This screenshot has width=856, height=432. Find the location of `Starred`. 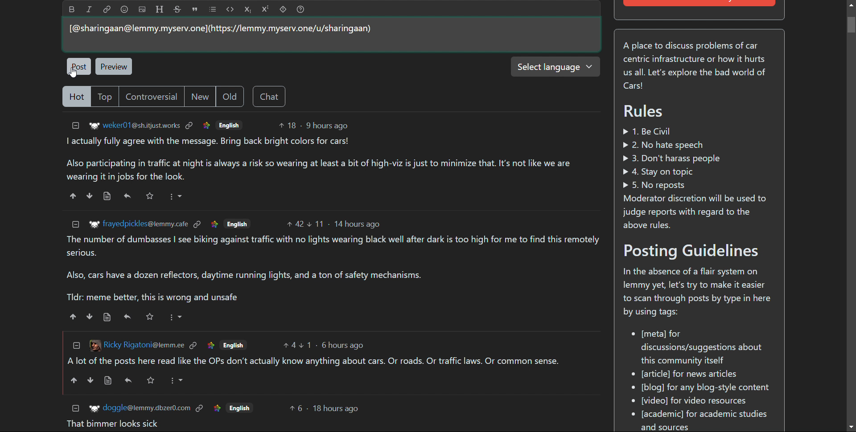

Starred is located at coordinates (149, 316).